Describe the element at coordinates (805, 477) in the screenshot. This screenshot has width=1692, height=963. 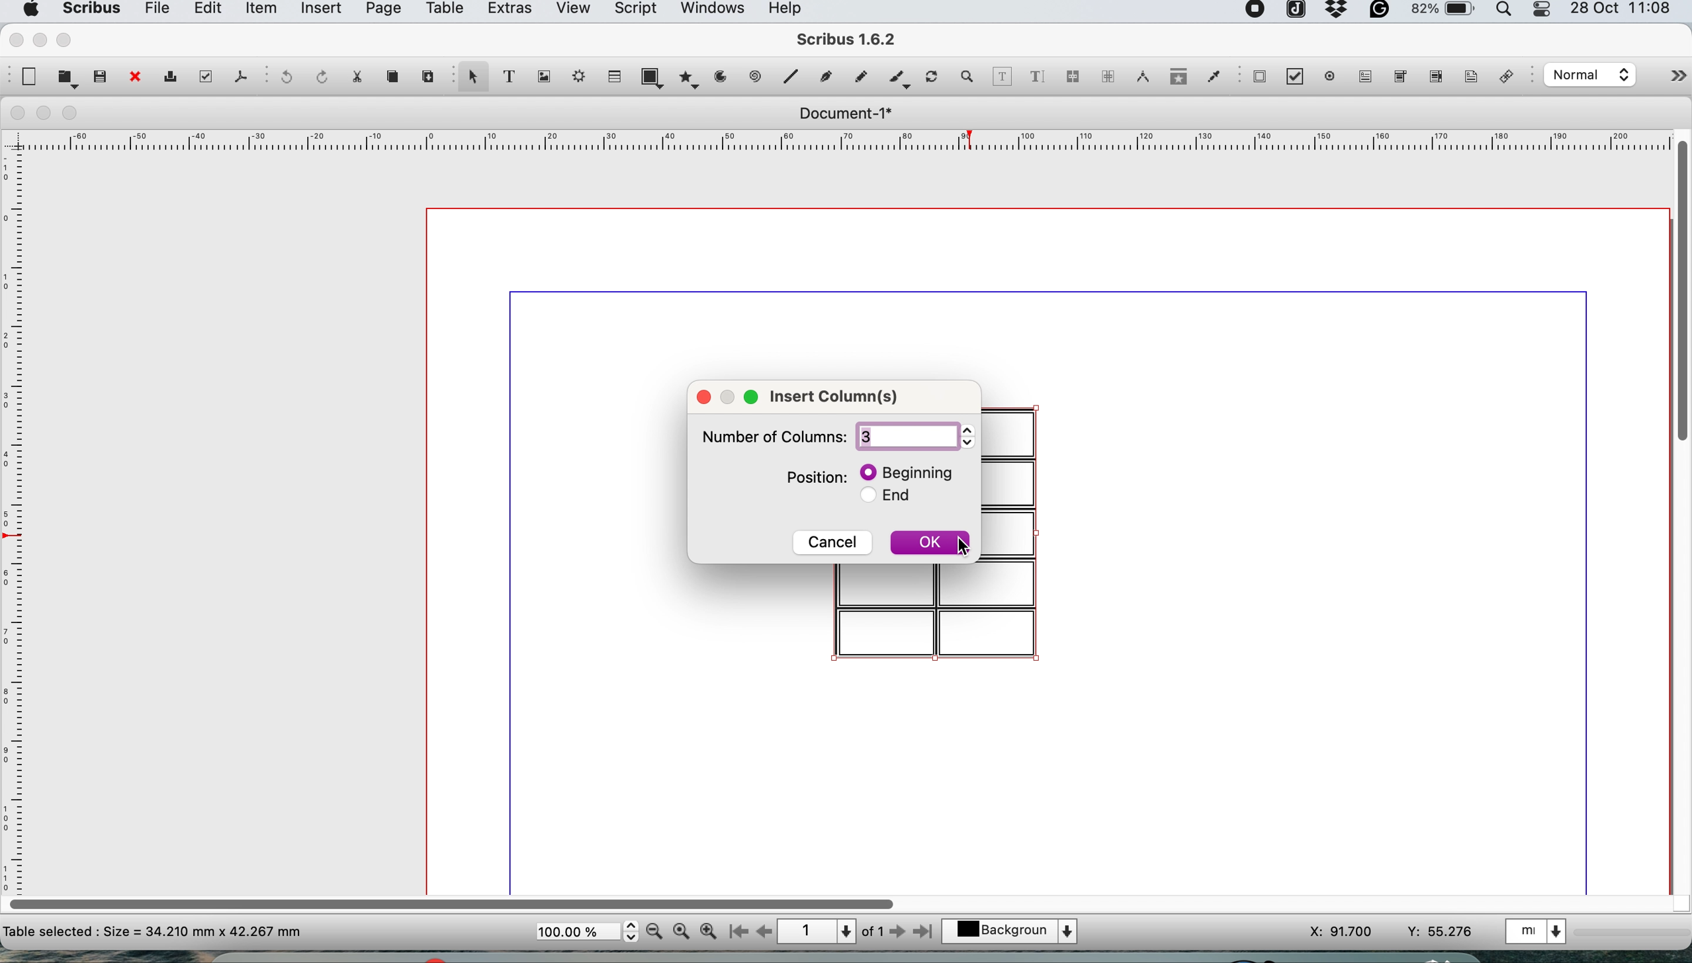
I see `position` at that location.